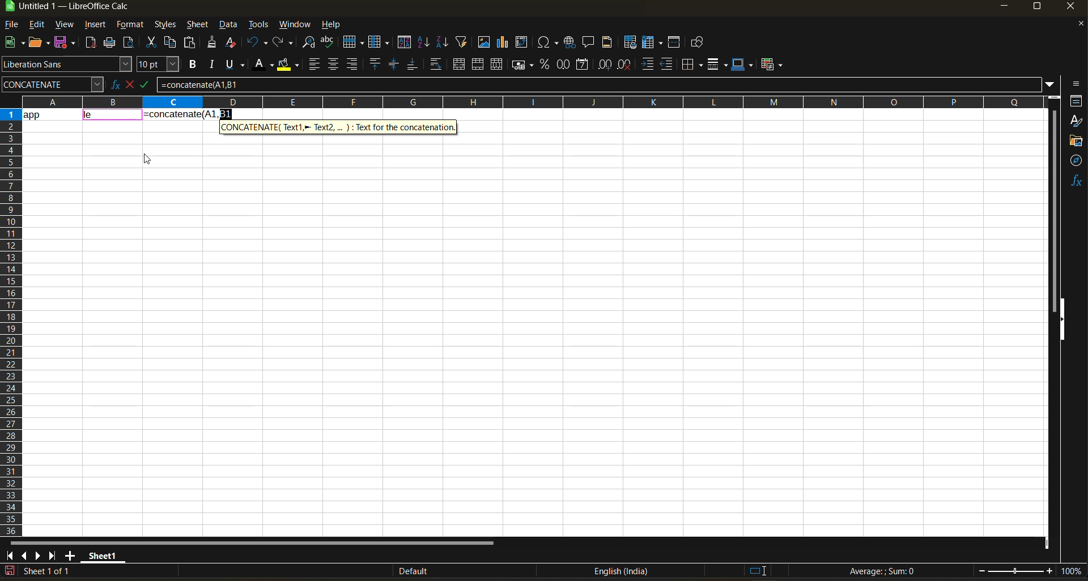  Describe the element at coordinates (435, 65) in the screenshot. I see `wrap text` at that location.